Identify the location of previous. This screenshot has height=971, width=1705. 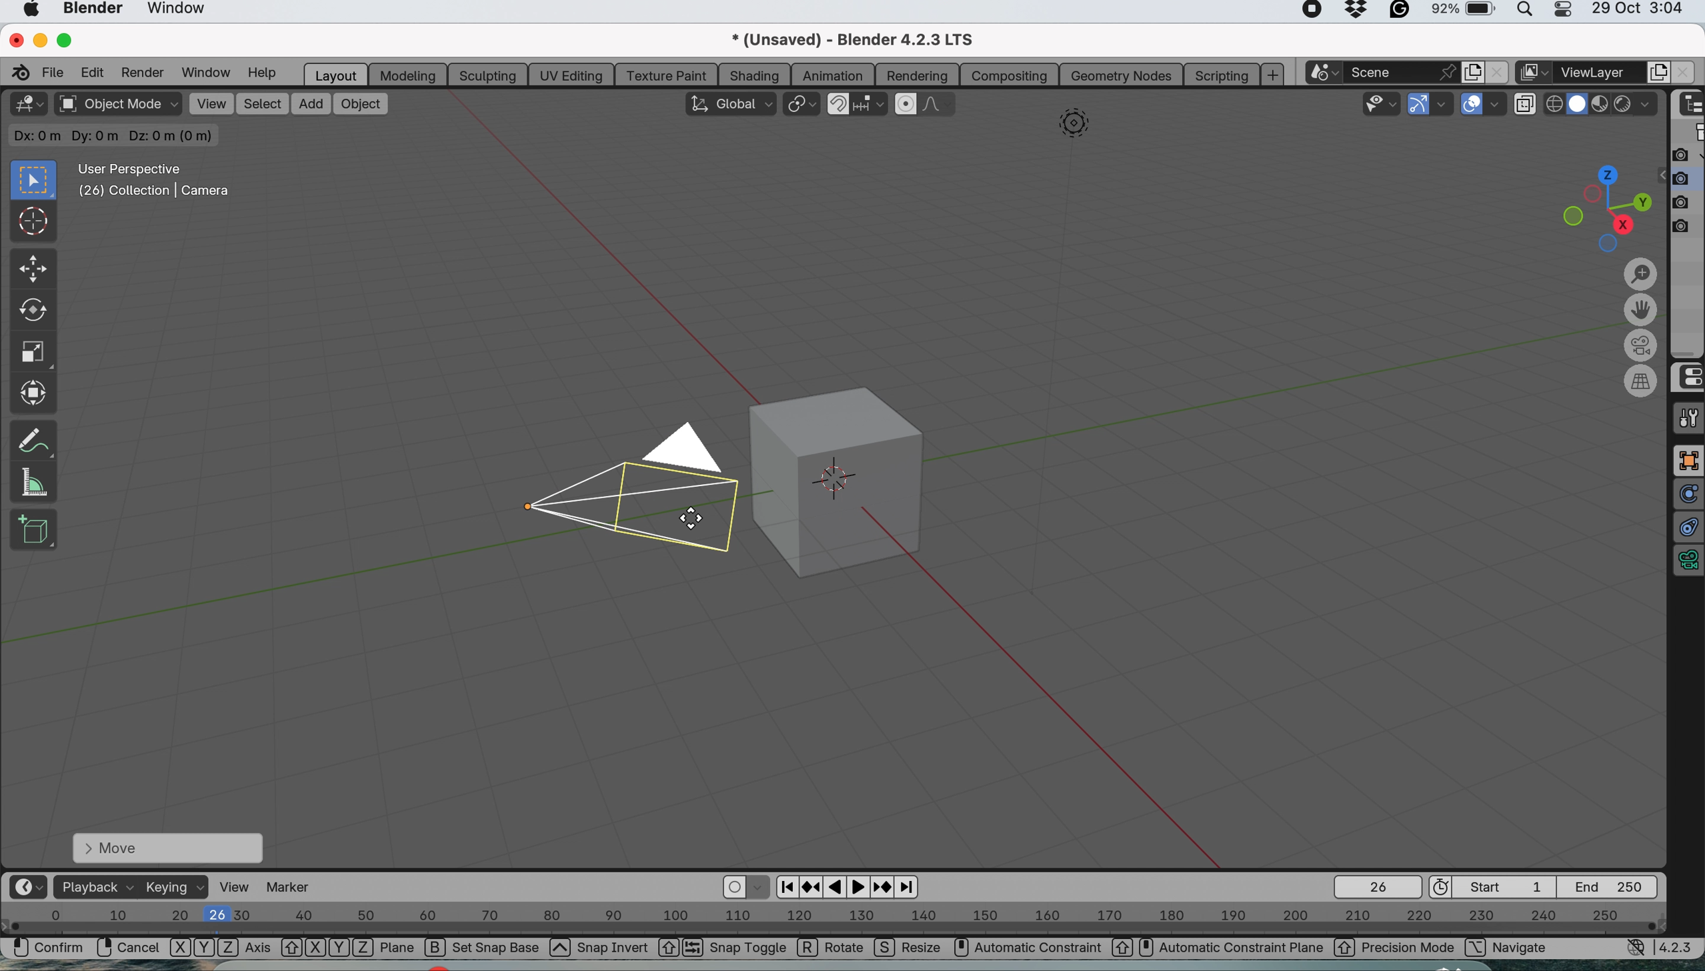
(785, 885).